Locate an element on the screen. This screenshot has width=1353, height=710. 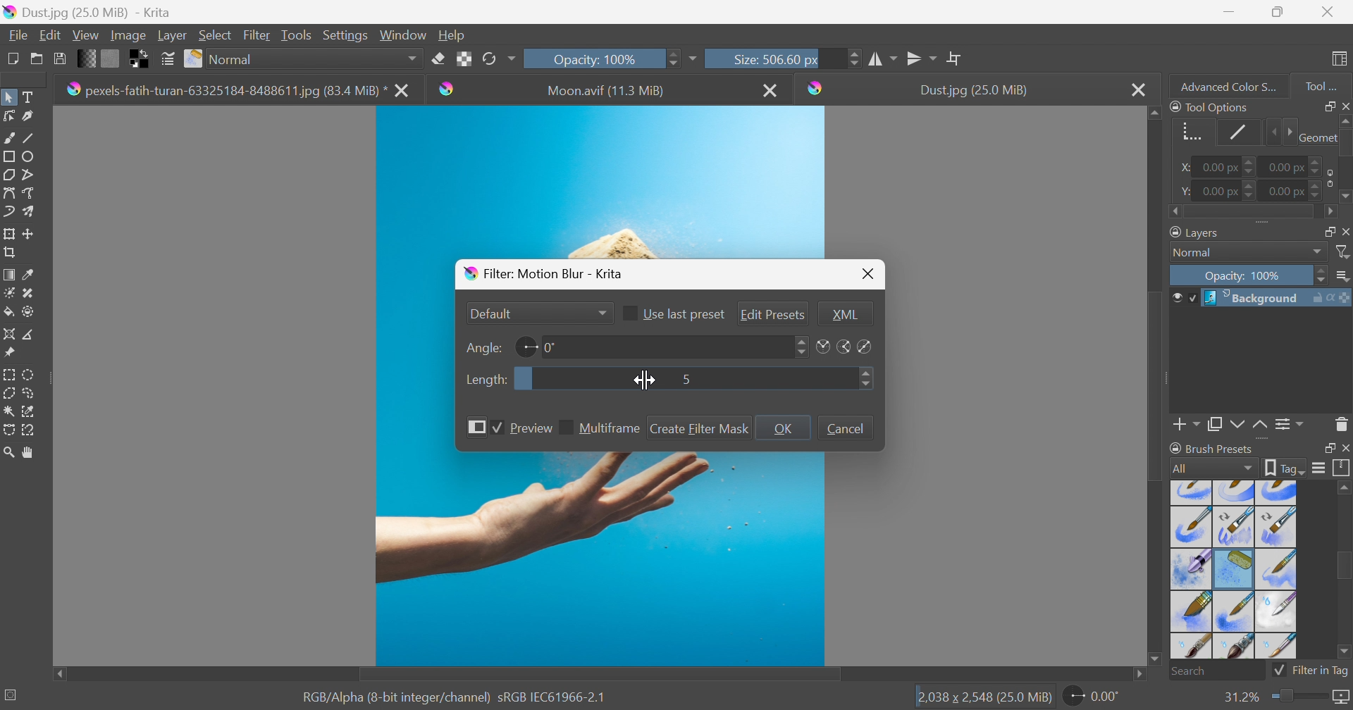
Save is located at coordinates (58, 57).